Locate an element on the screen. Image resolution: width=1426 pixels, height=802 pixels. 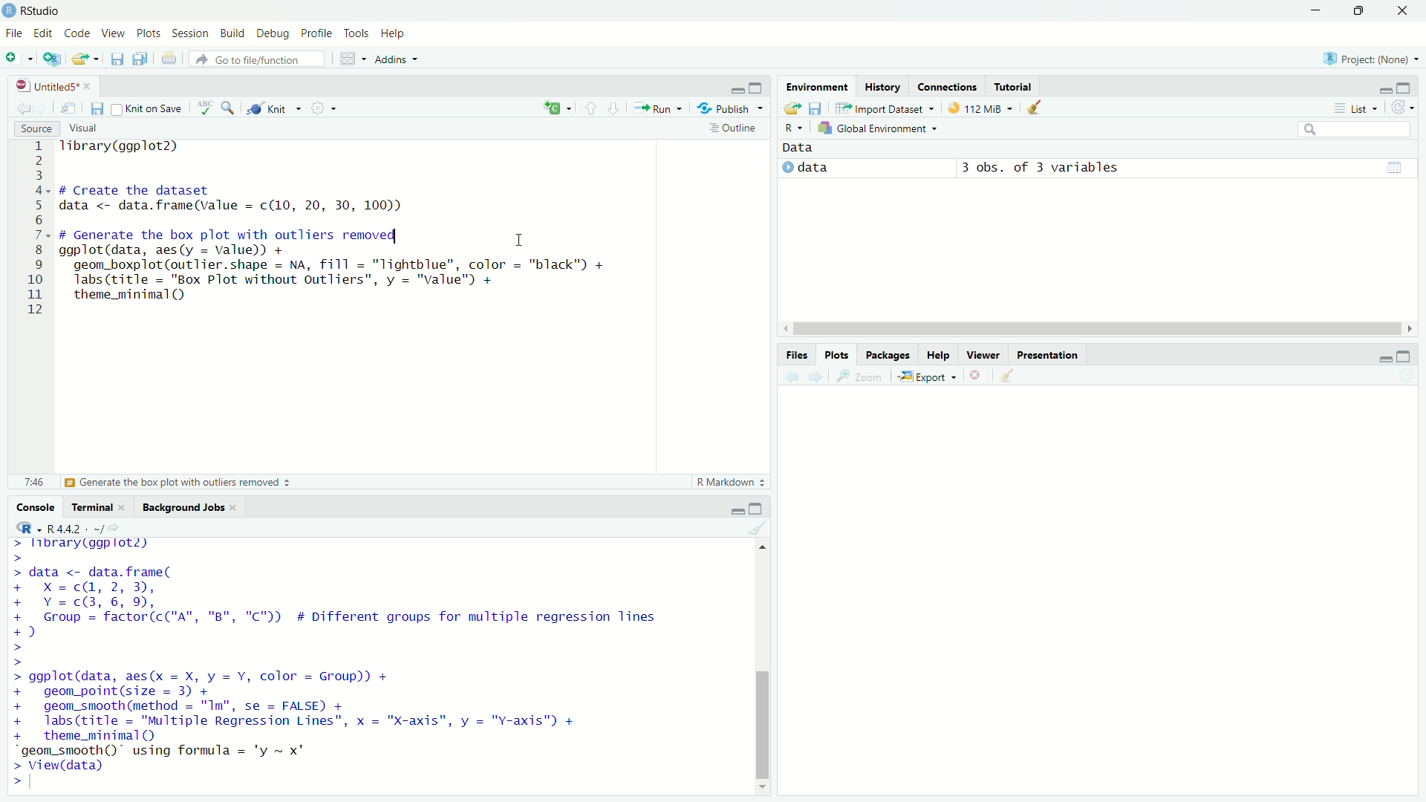
cursor is located at coordinates (520, 240).